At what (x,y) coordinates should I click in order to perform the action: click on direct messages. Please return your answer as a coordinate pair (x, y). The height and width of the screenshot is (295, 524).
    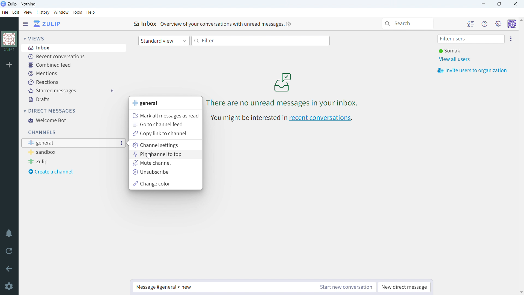
    Looking at the image, I should click on (50, 111).